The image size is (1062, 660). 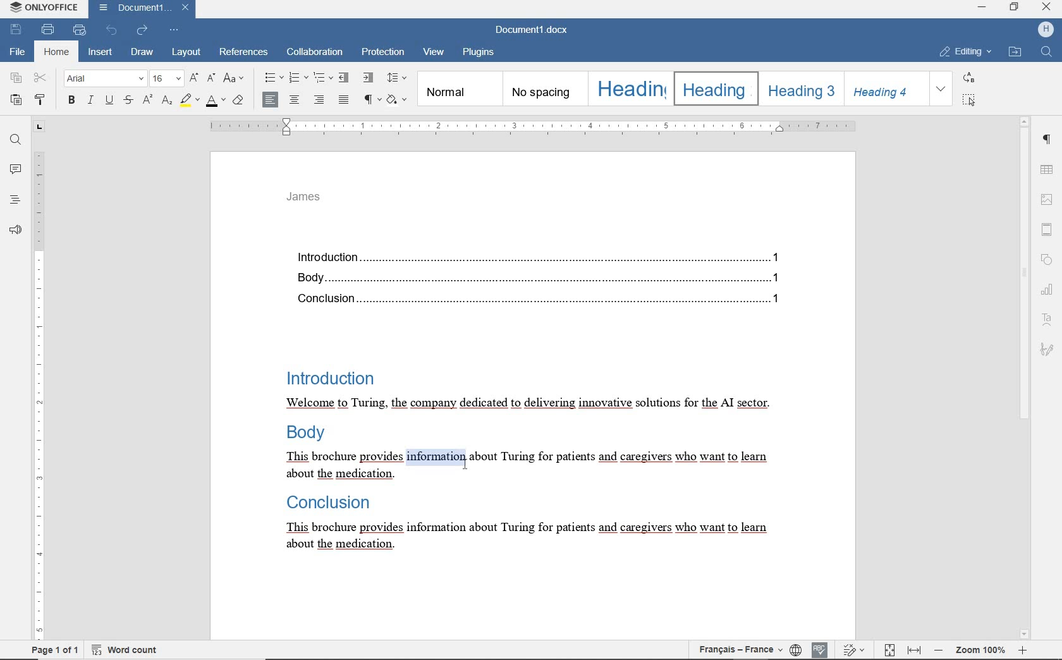 I want to click on SUPERSCRIPT, so click(x=147, y=99).